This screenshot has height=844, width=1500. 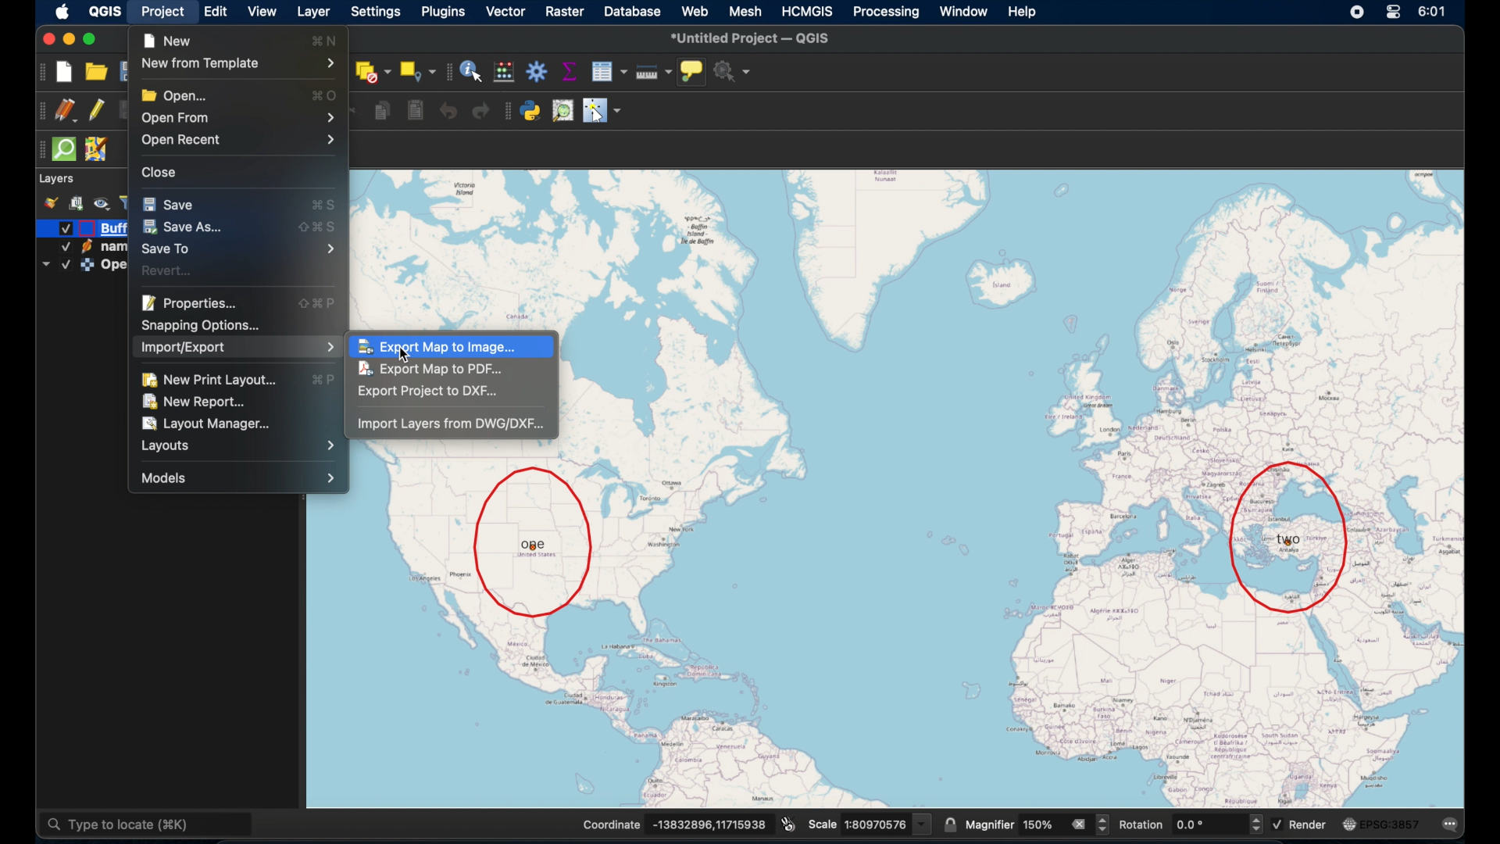 What do you see at coordinates (67, 111) in the screenshot?
I see `current edits` at bounding box center [67, 111].